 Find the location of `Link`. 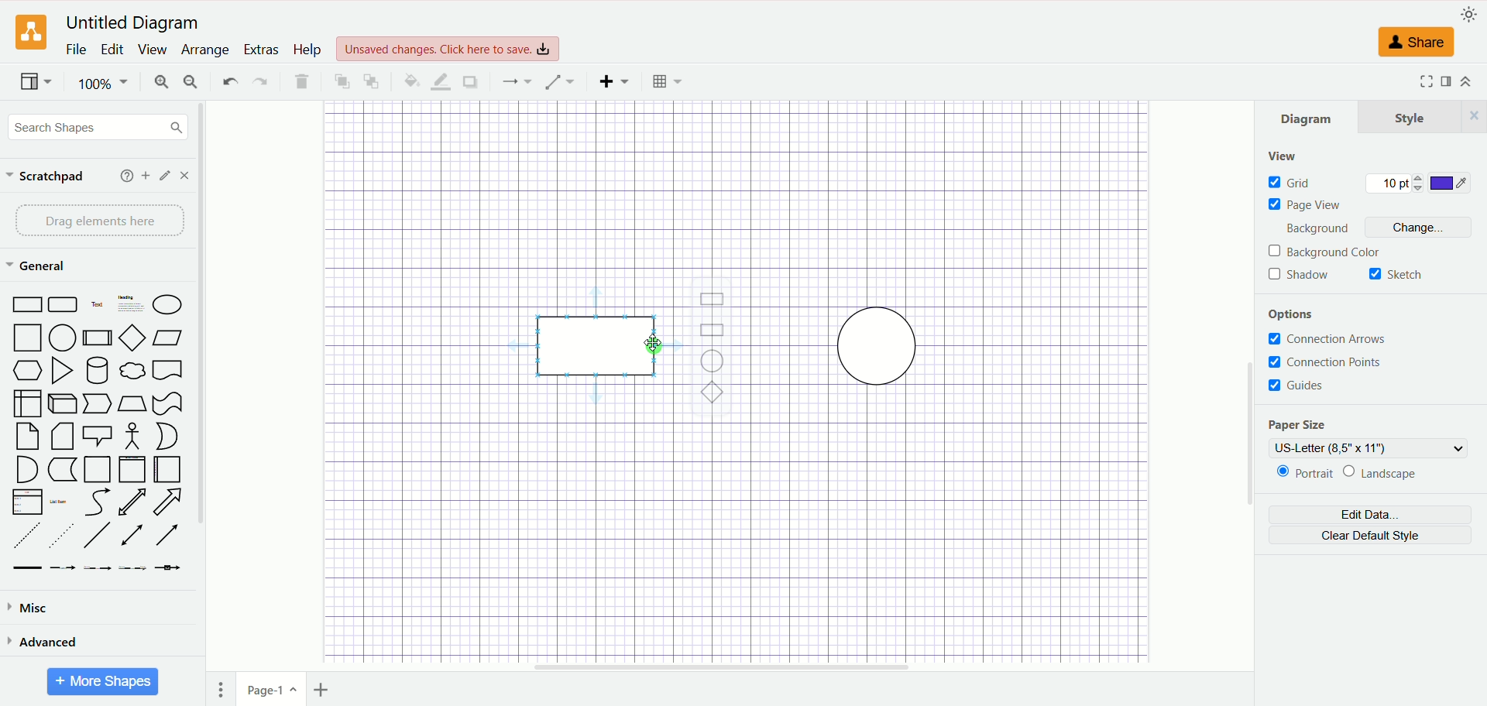

Link is located at coordinates (28, 571).